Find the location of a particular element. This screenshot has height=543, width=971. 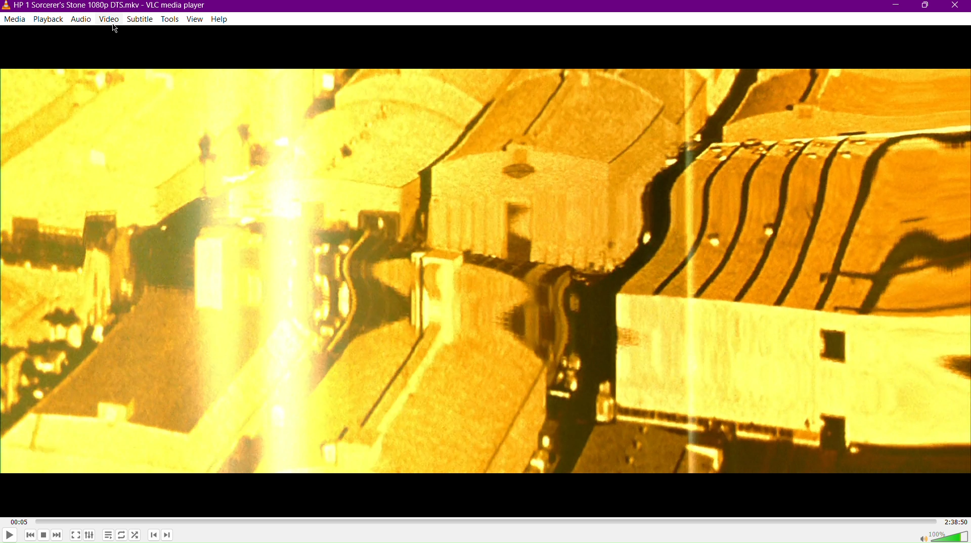

Help is located at coordinates (219, 18).